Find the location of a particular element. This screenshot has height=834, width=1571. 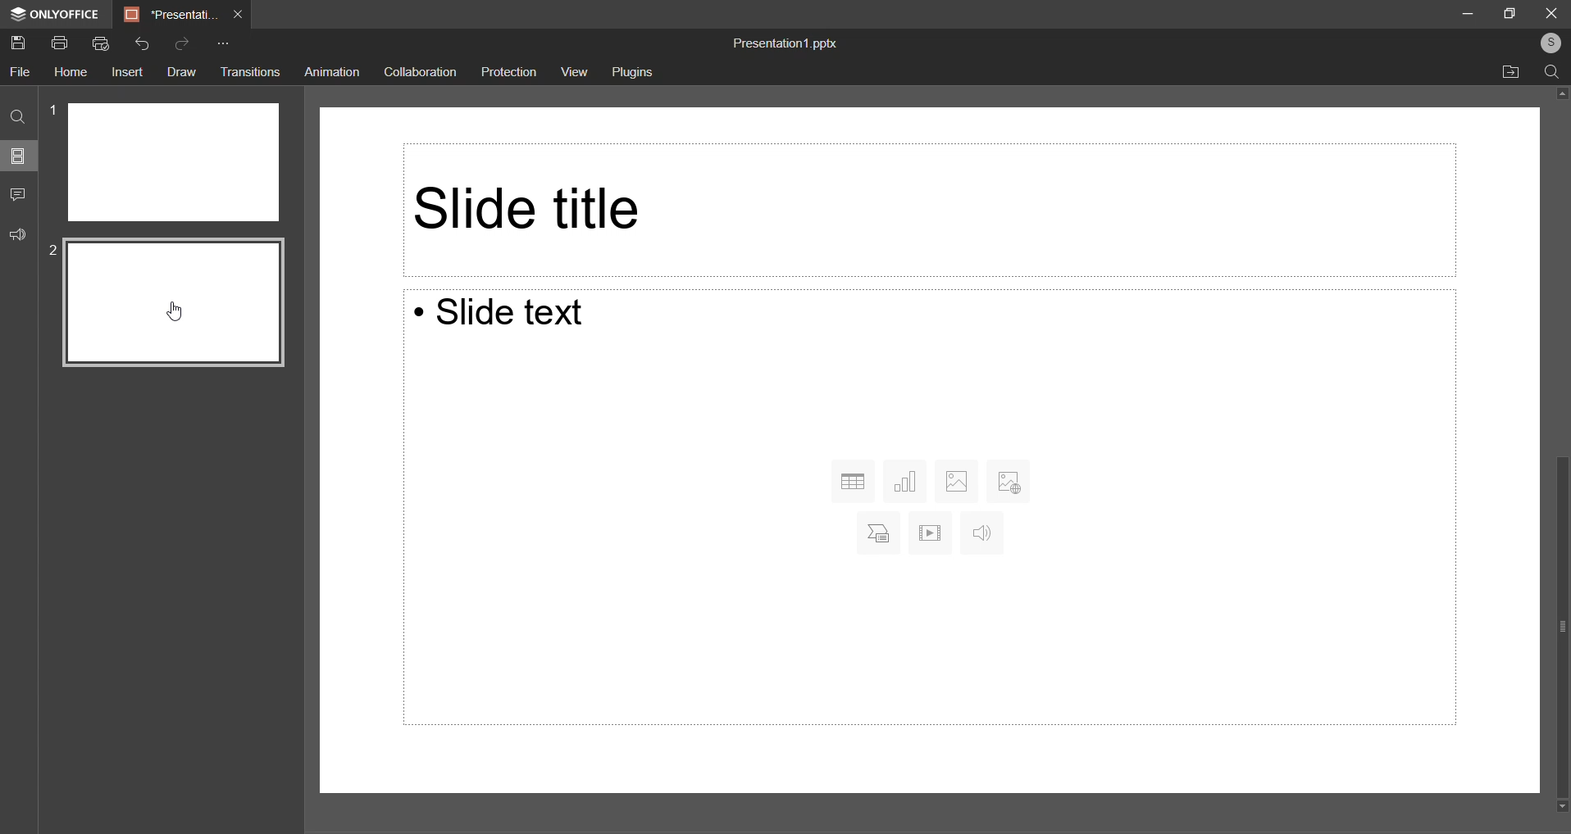

Redo is located at coordinates (184, 45).